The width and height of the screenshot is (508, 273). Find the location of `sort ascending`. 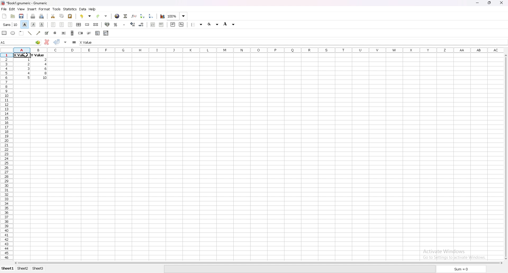

sort ascending is located at coordinates (142, 16).